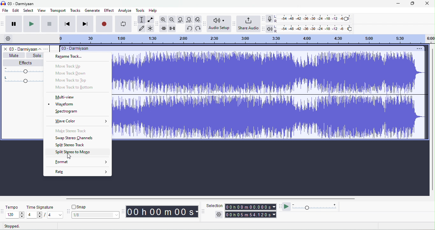 The image size is (435, 230). I want to click on audacity audio transport toolbar, so click(3, 24).